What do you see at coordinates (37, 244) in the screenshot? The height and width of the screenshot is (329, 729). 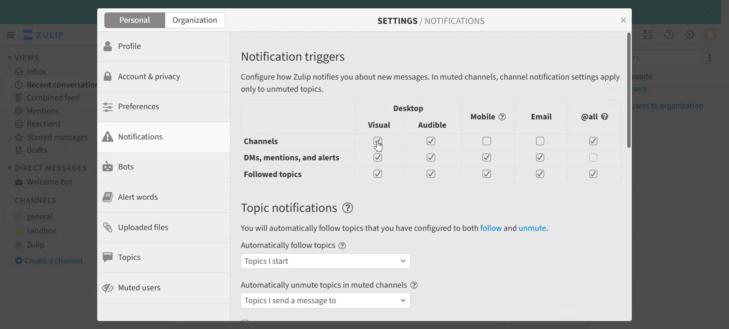 I see `#Zulip` at bounding box center [37, 244].